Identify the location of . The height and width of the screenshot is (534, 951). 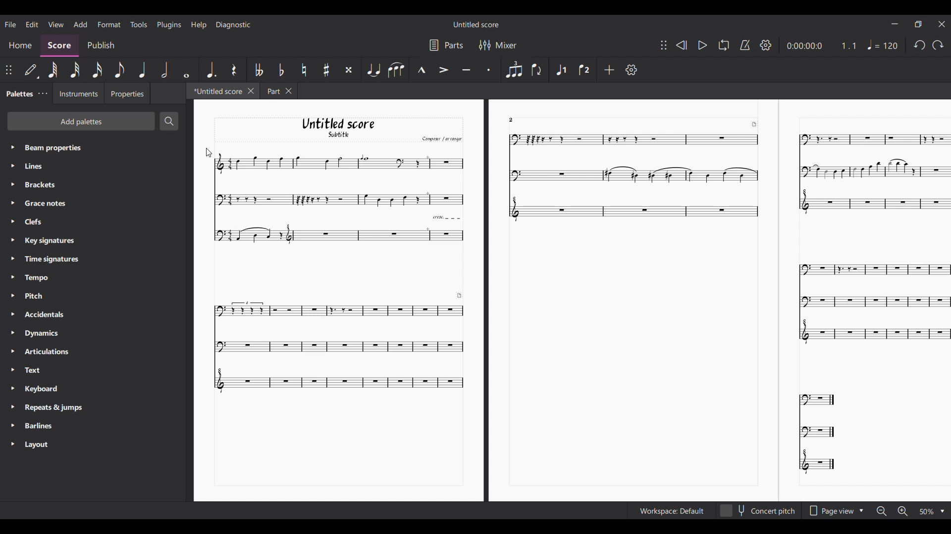
(11, 334).